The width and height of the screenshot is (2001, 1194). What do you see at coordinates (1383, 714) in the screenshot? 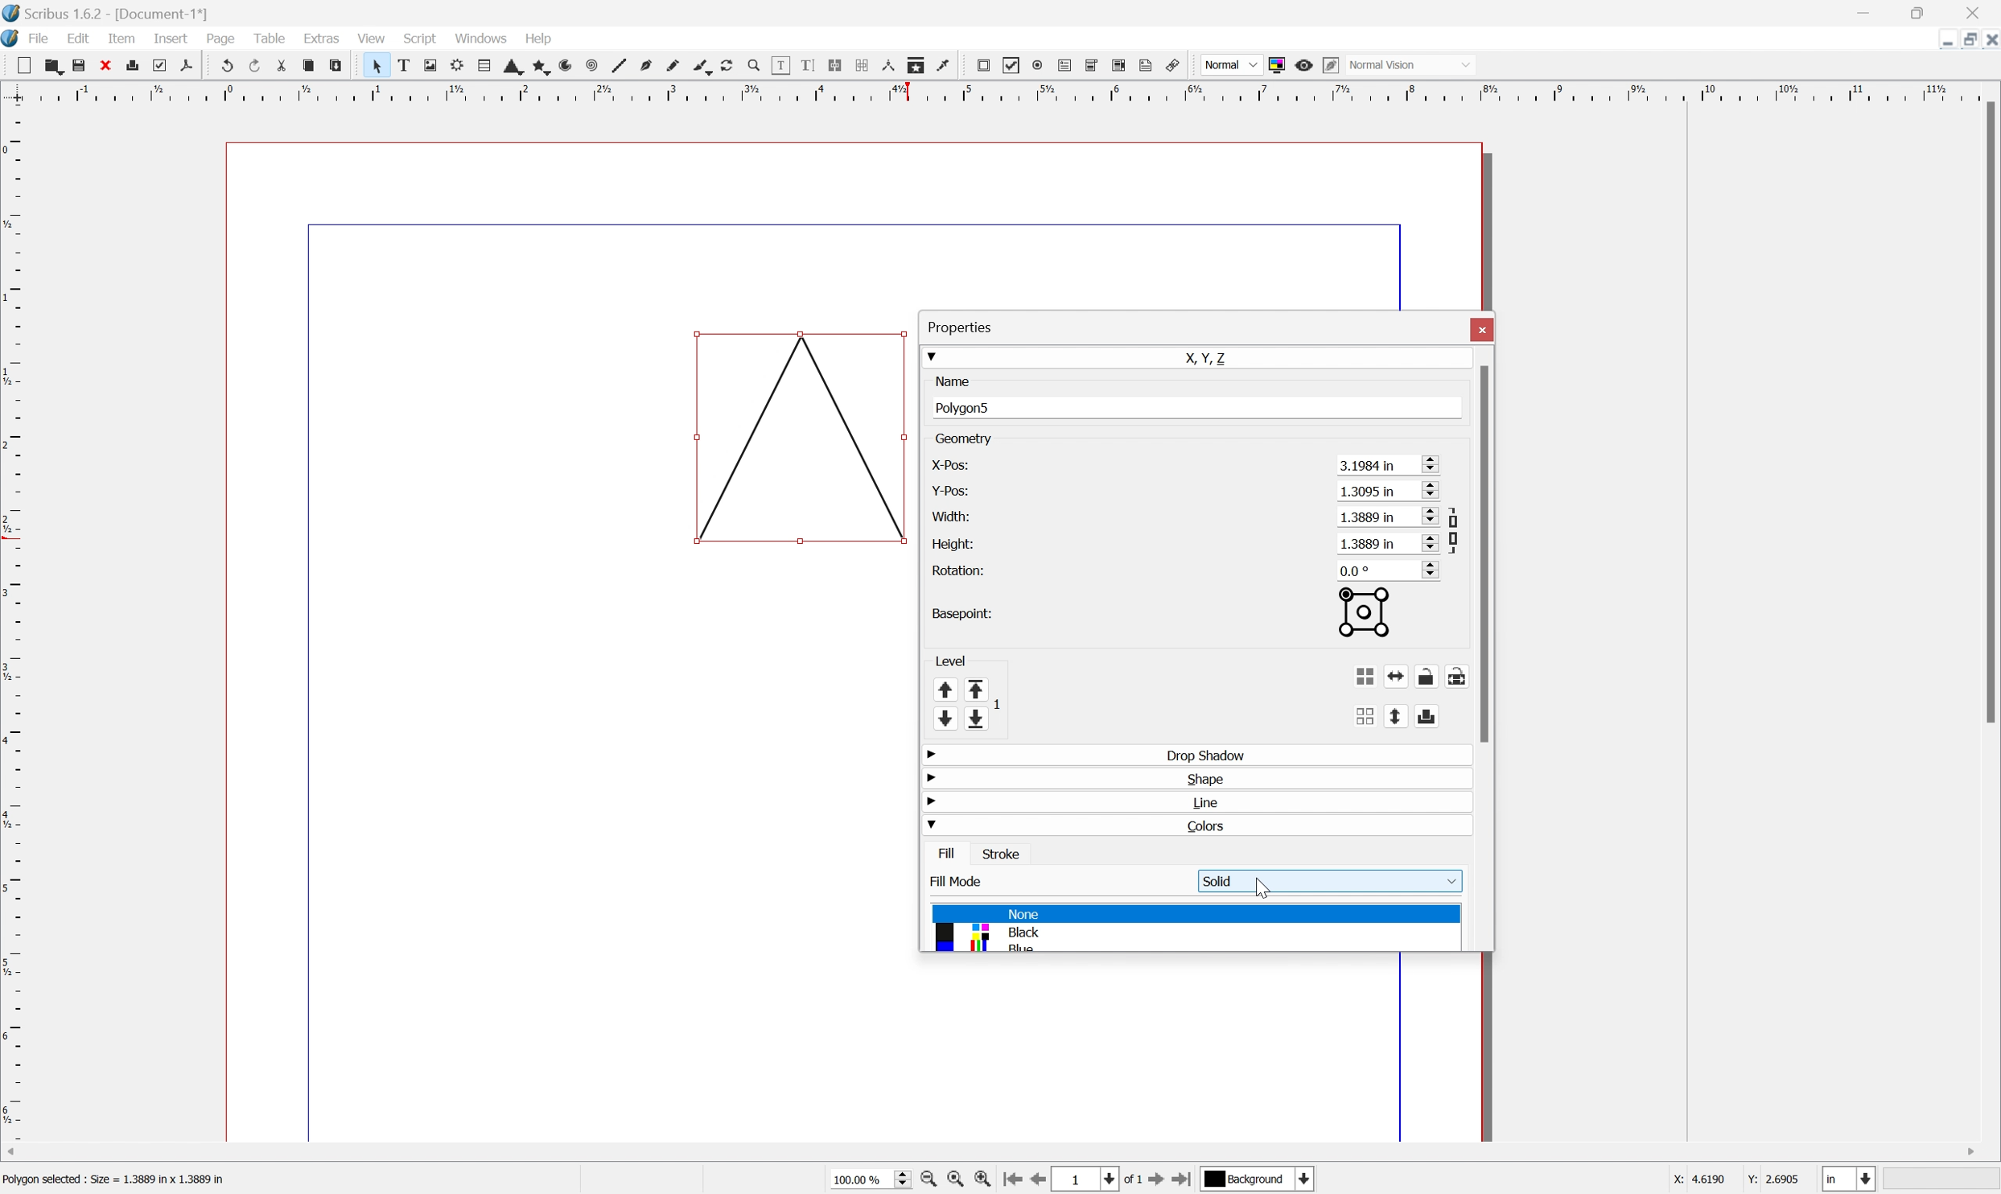
I see `Ungroup the selected group` at bounding box center [1383, 714].